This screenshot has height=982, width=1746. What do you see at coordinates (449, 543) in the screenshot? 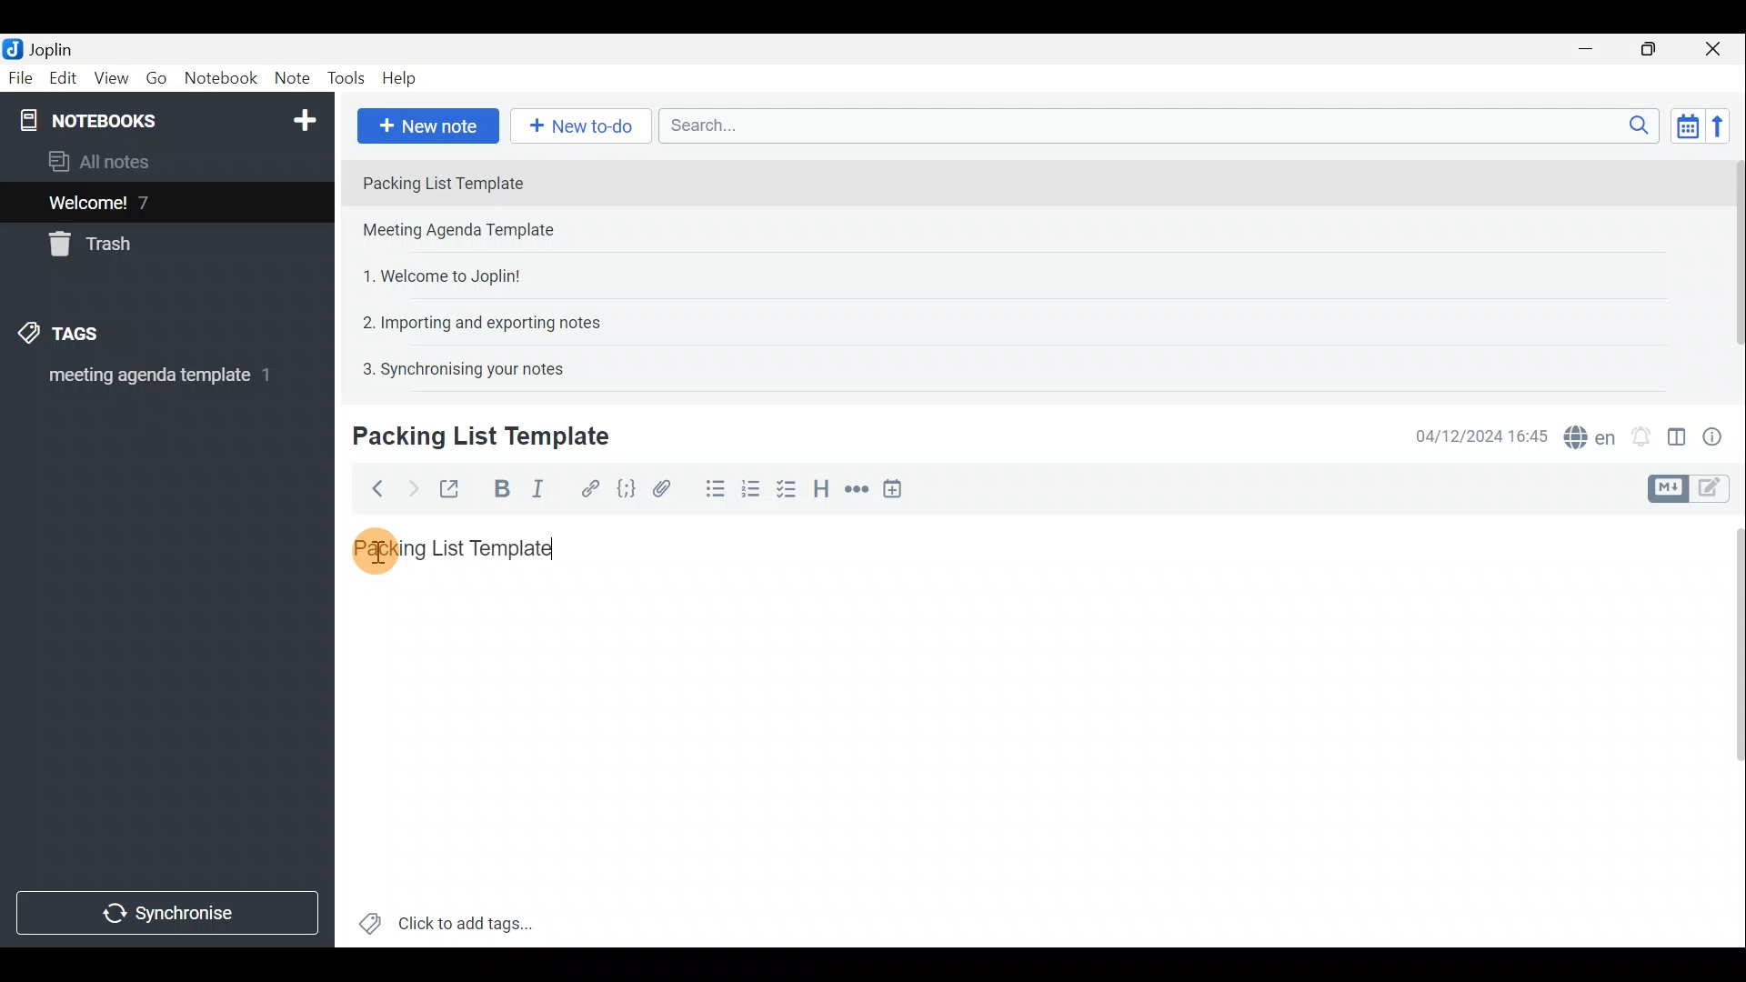
I see `Packing List Template` at bounding box center [449, 543].